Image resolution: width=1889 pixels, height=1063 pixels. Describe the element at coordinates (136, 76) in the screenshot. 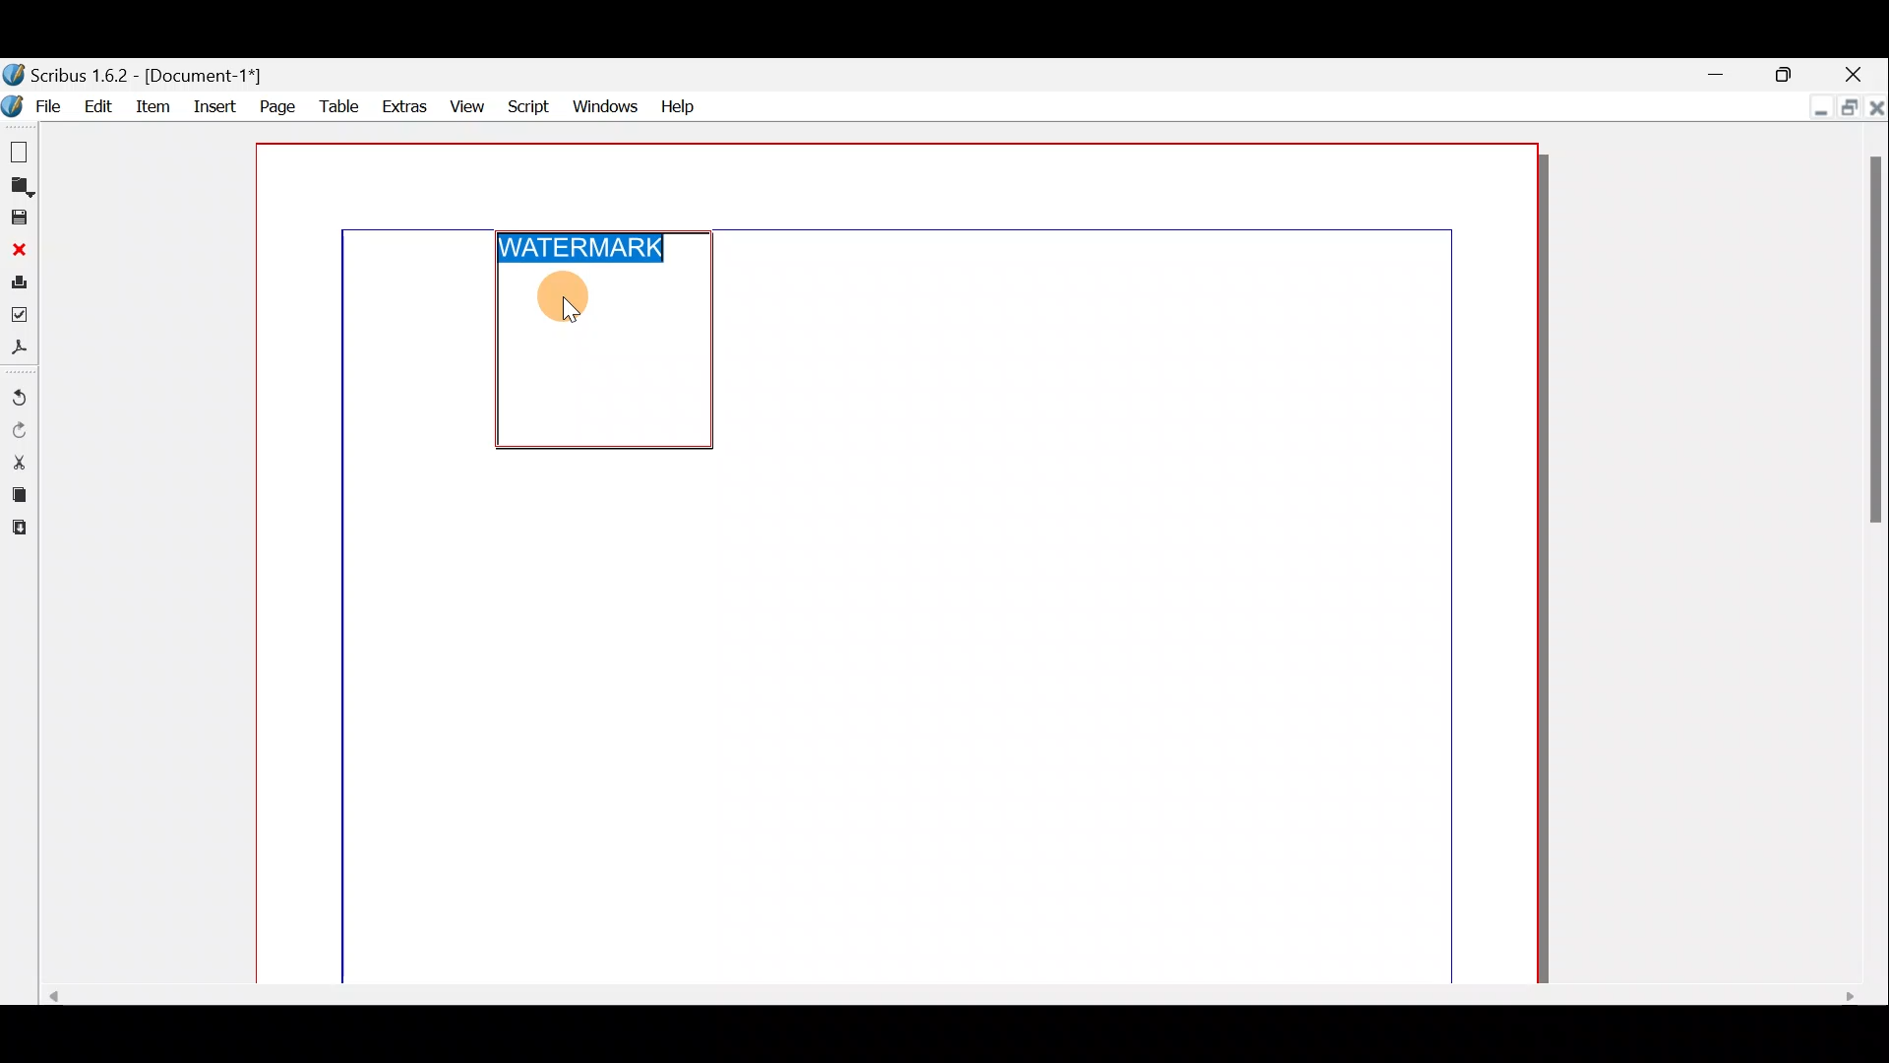

I see `Document name` at that location.